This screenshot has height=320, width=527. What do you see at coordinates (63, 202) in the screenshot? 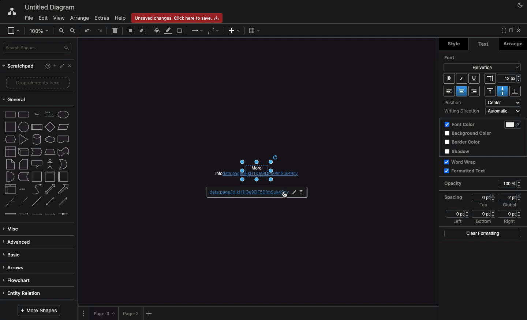
I see `directional connector` at bounding box center [63, 202].